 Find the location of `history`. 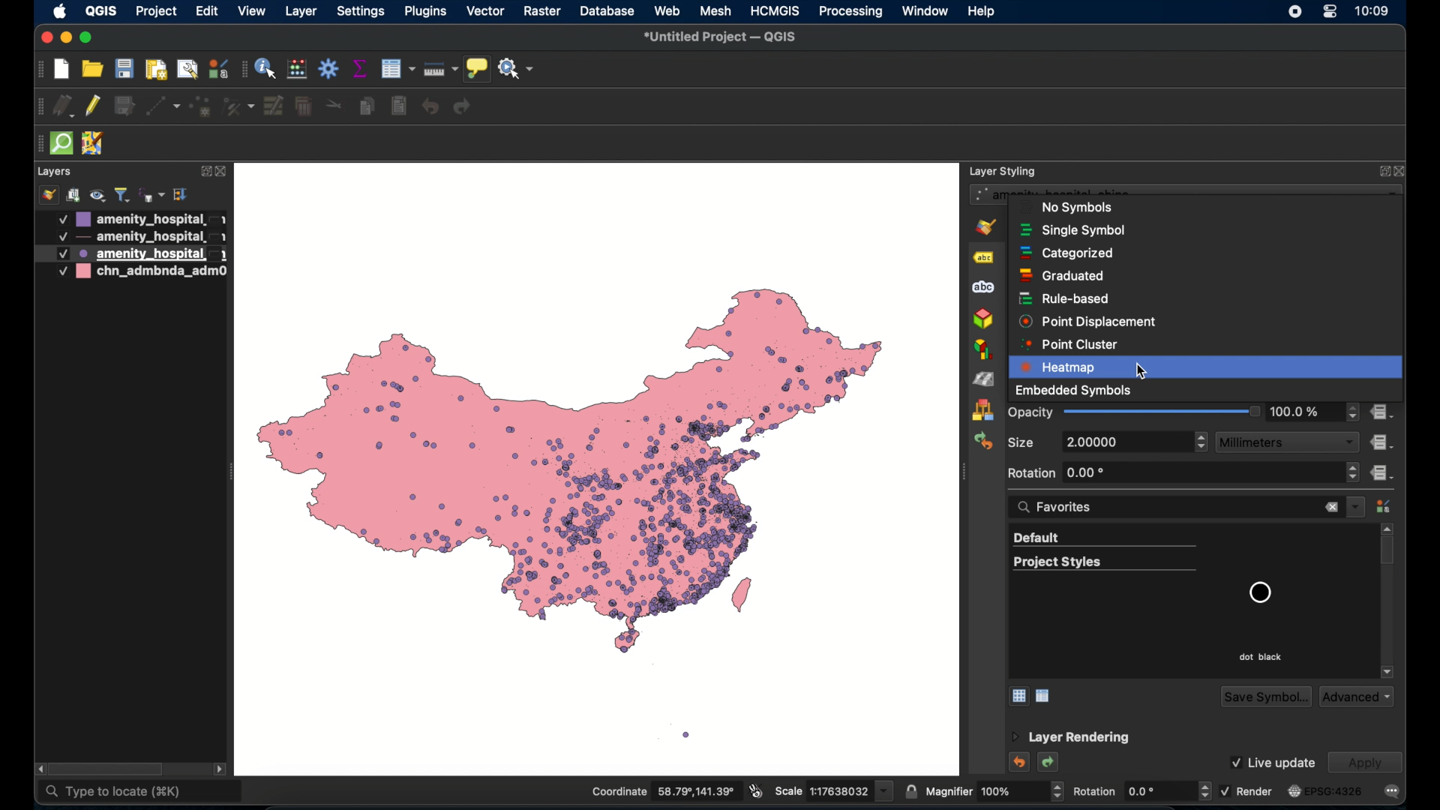

history is located at coordinates (982, 442).